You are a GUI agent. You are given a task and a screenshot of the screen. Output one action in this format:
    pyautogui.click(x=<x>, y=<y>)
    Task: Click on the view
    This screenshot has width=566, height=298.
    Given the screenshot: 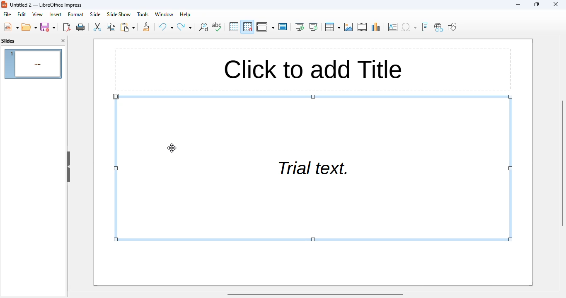 What is the action you would take?
    pyautogui.click(x=38, y=14)
    